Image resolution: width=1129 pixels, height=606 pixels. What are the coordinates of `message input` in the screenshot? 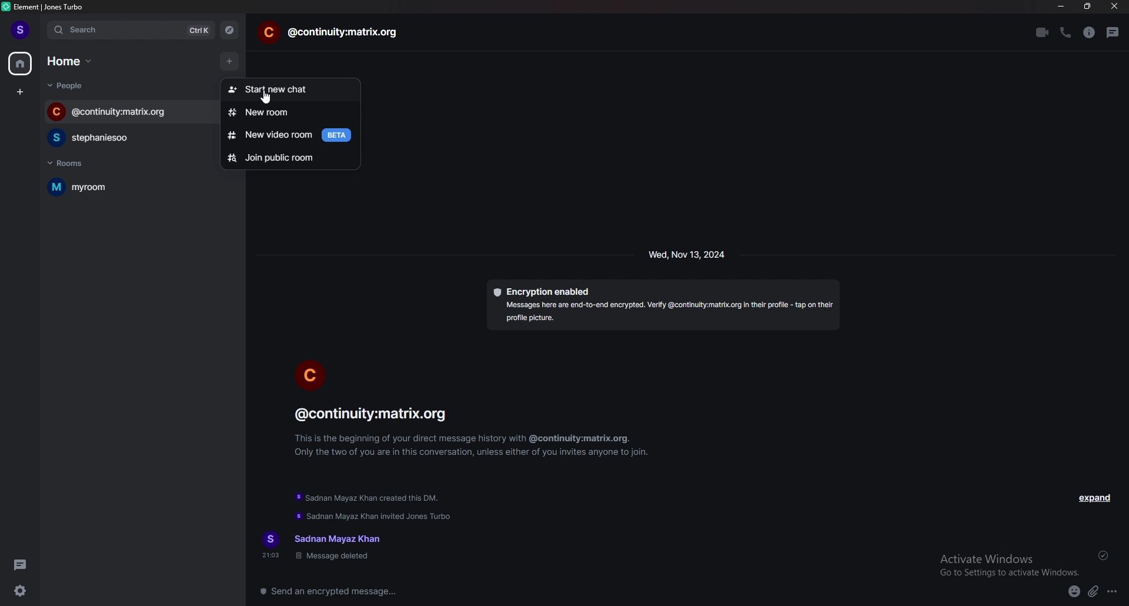 It's located at (506, 591).